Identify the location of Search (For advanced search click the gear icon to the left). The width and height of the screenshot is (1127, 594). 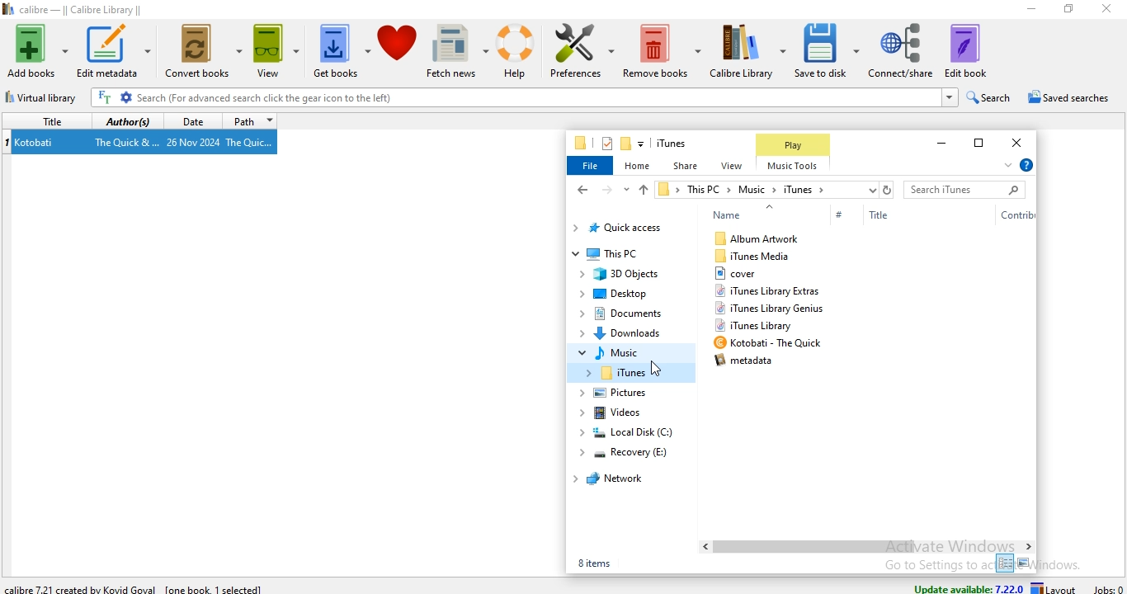
(524, 97).